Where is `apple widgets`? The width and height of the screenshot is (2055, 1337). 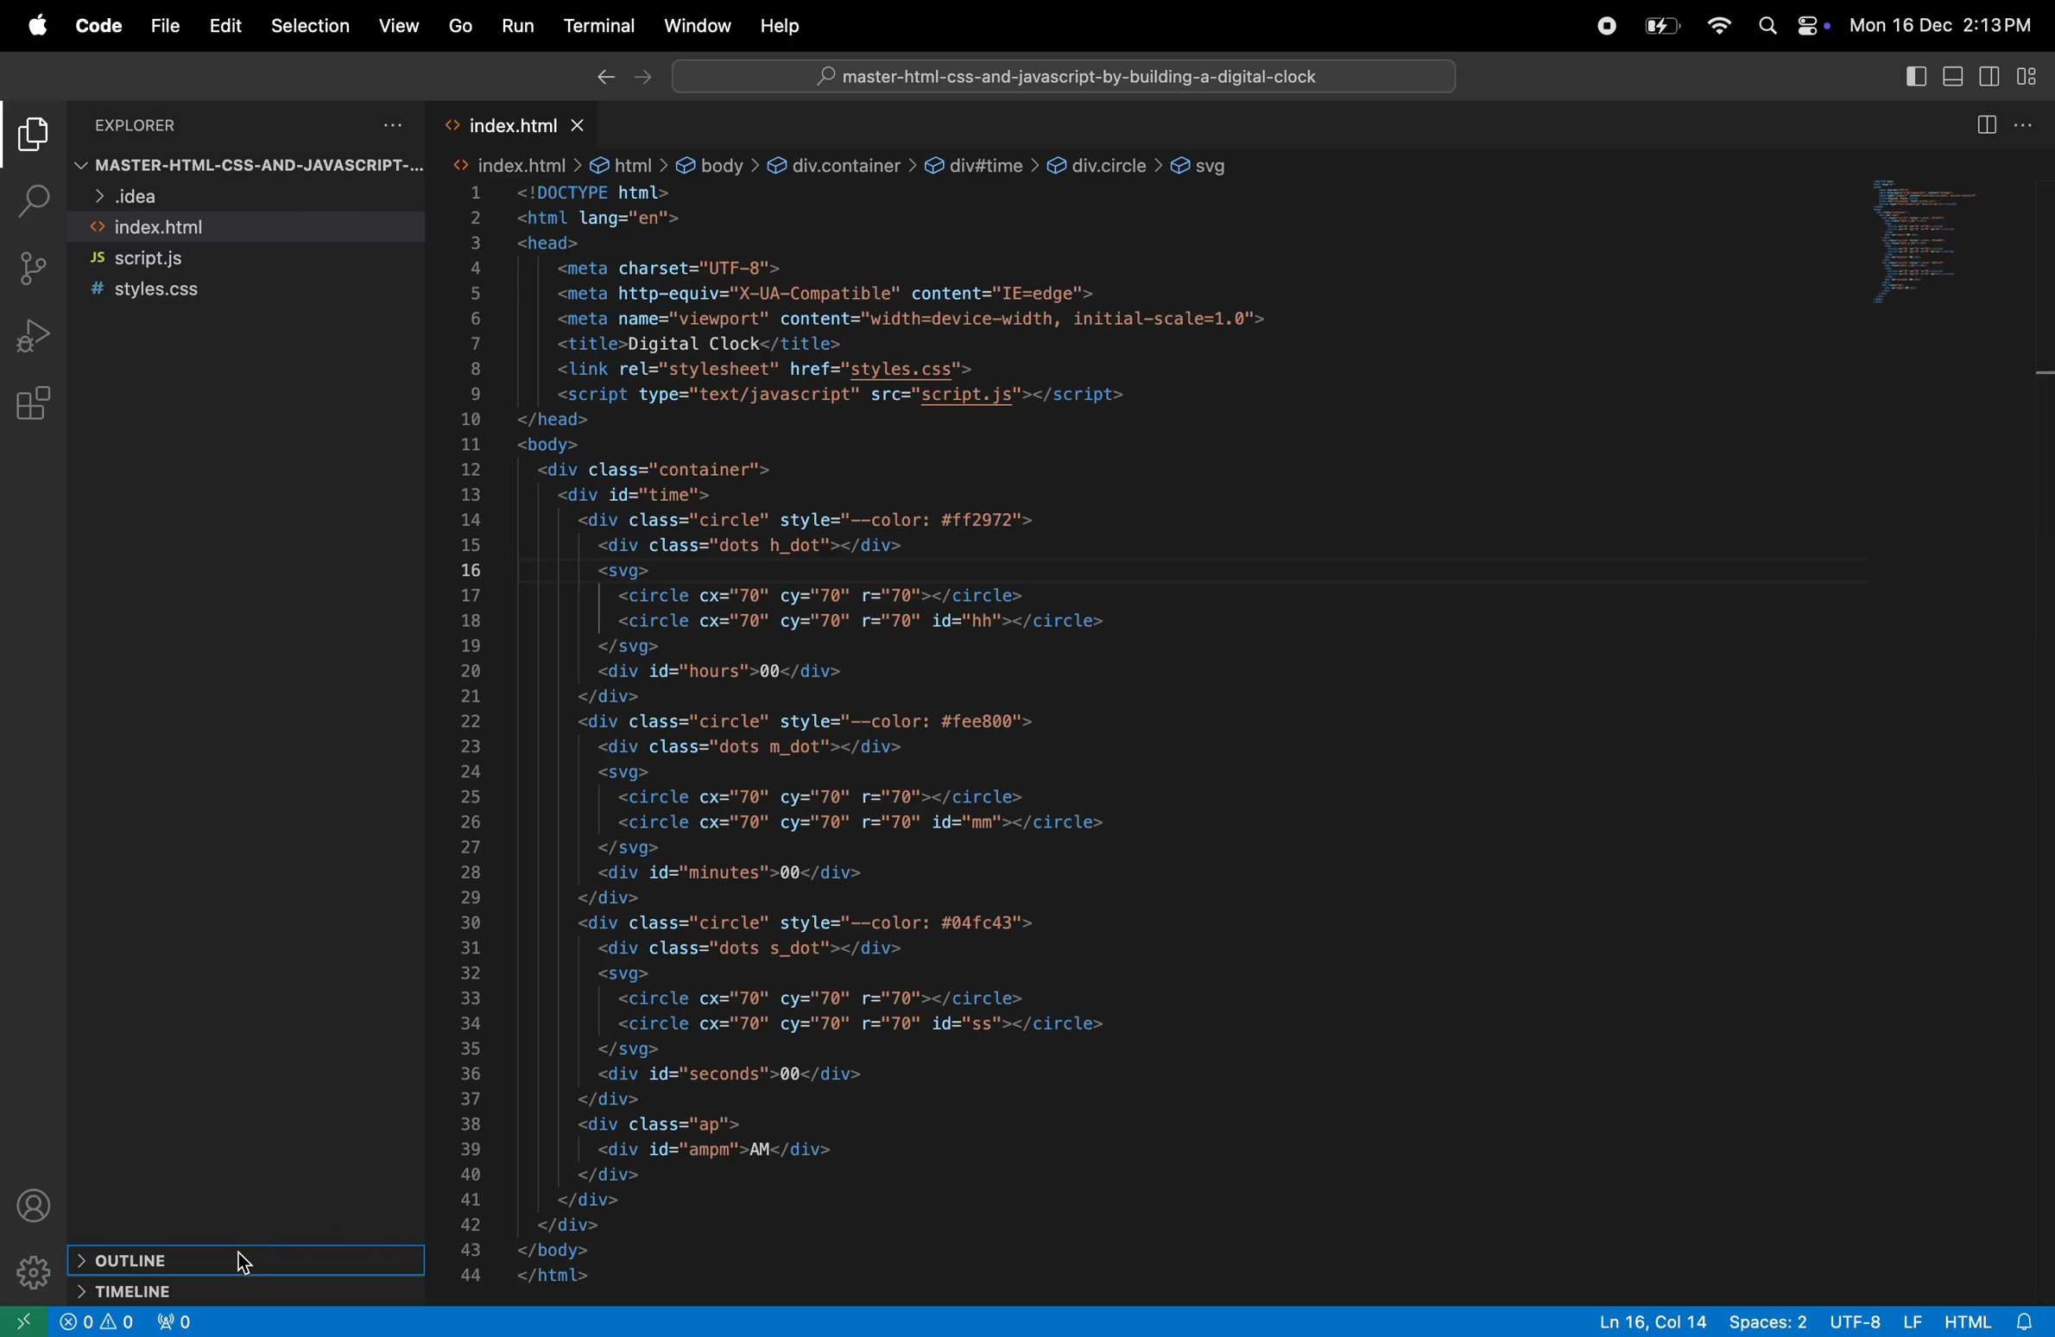
apple widgets is located at coordinates (1814, 25).